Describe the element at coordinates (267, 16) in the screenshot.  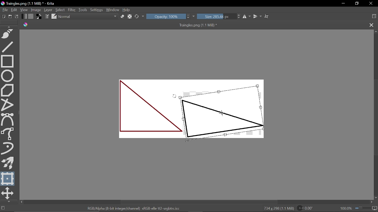
I see `Wrap text tool` at that location.